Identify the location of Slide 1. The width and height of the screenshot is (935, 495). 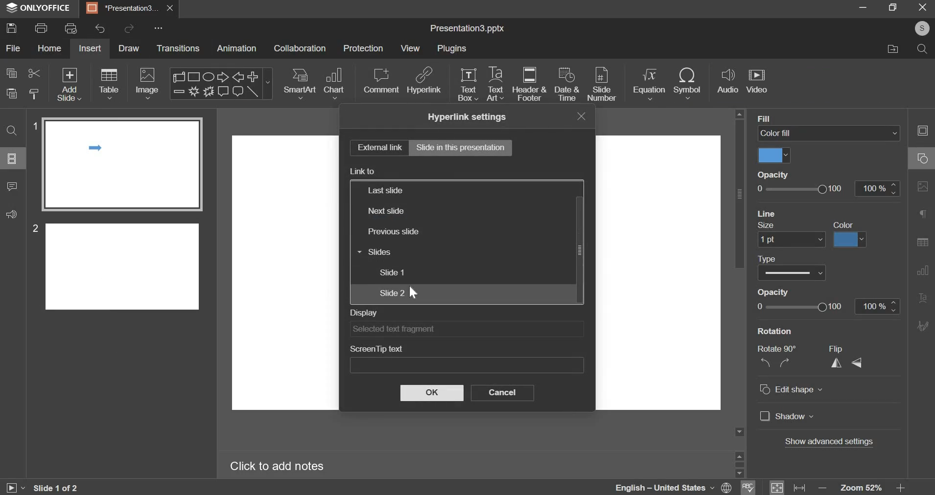
(409, 272).